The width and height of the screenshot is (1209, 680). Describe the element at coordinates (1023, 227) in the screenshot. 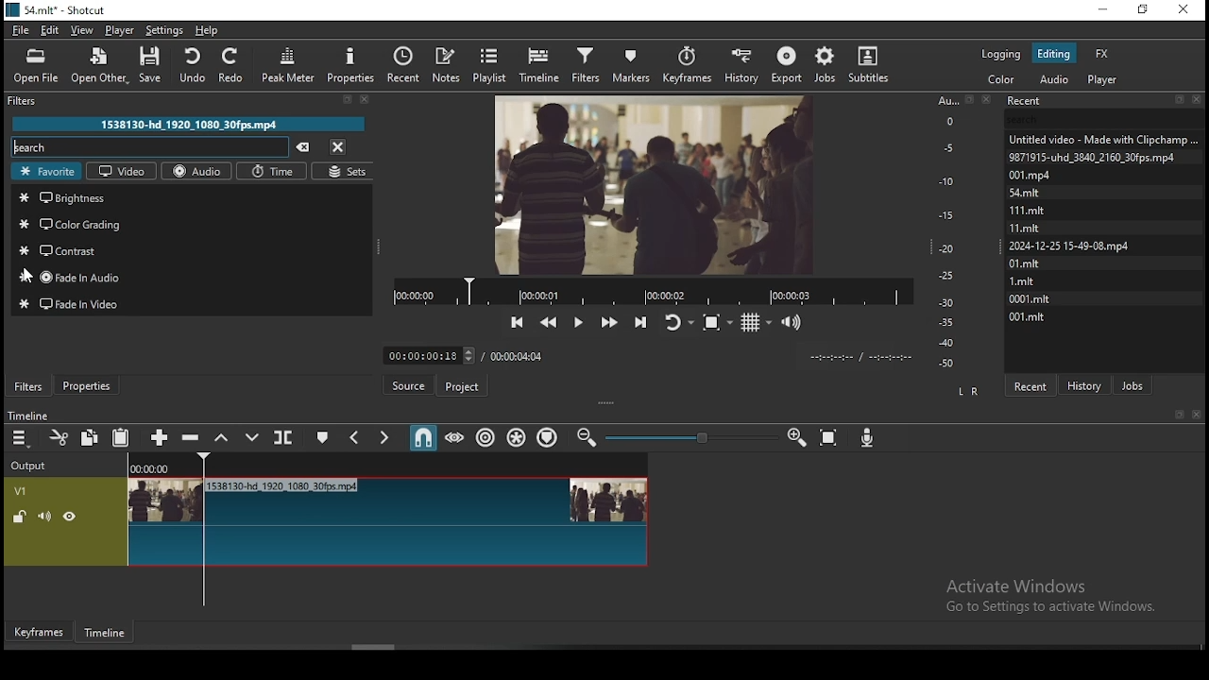

I see `11.mit` at that location.